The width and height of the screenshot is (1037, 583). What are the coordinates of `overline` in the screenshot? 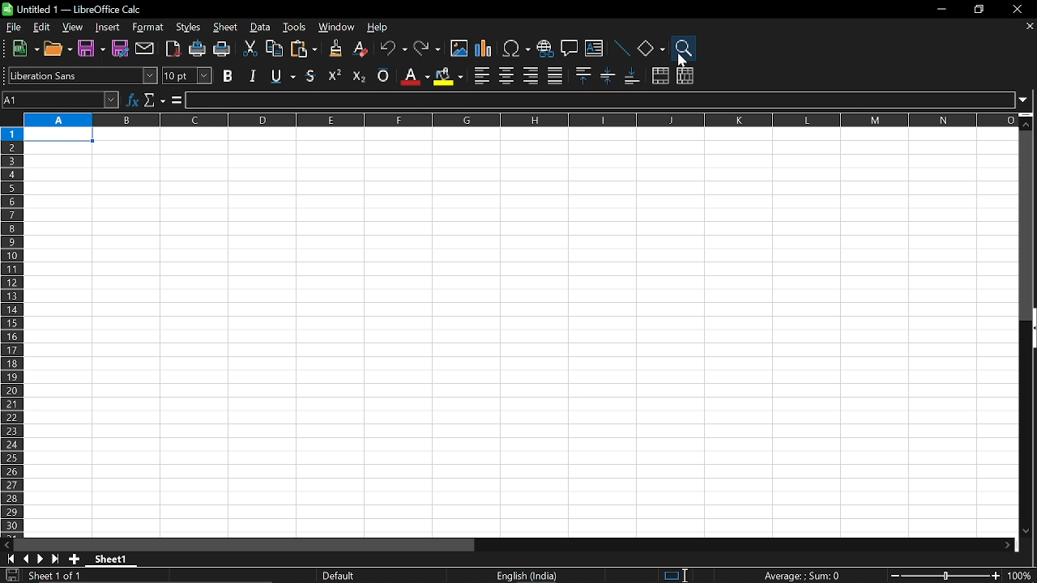 It's located at (383, 74).